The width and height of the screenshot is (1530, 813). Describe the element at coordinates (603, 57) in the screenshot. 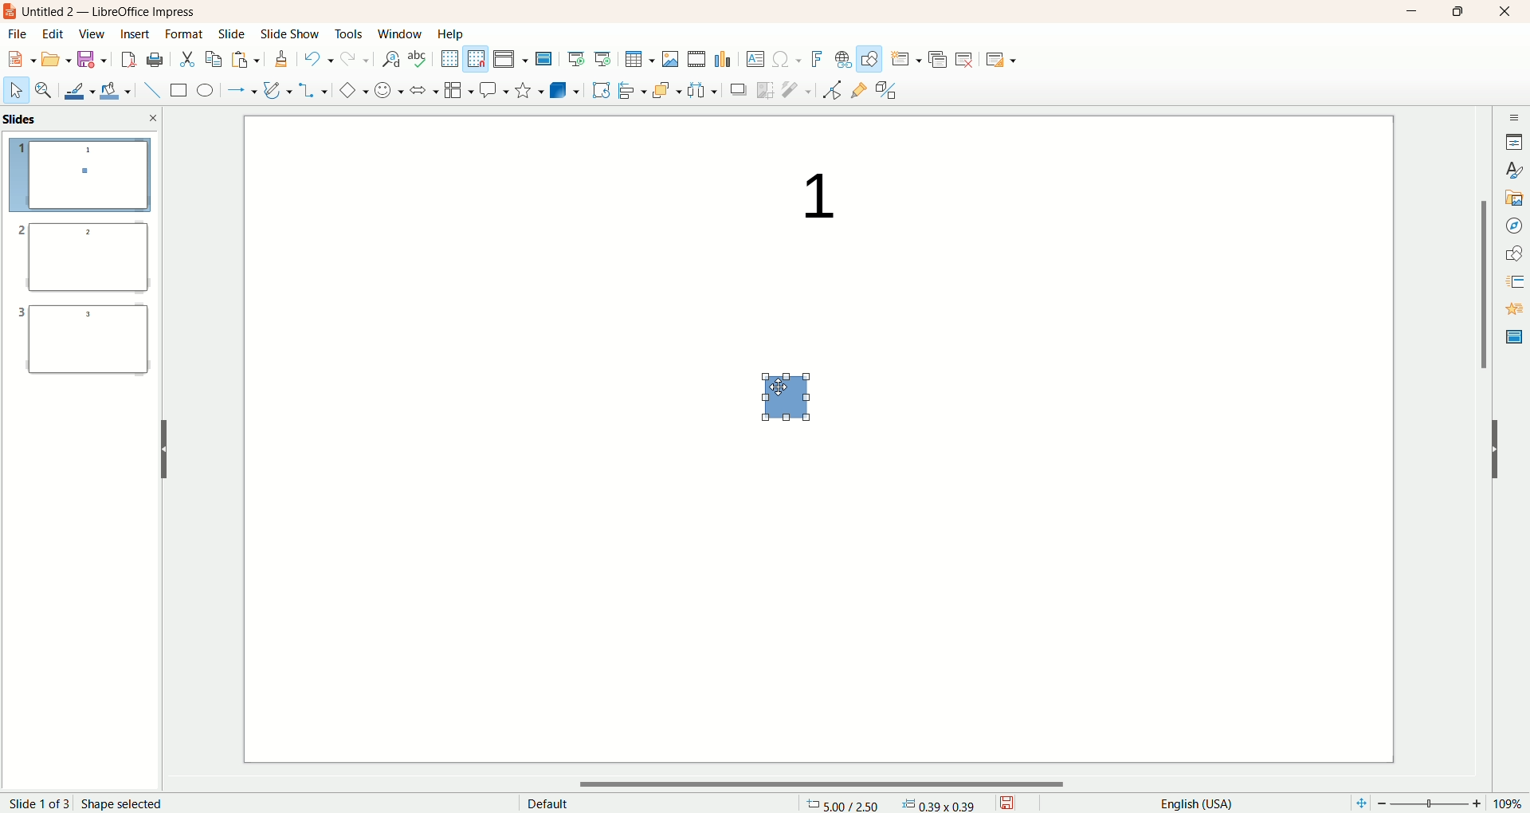

I see `start from current slide` at that location.